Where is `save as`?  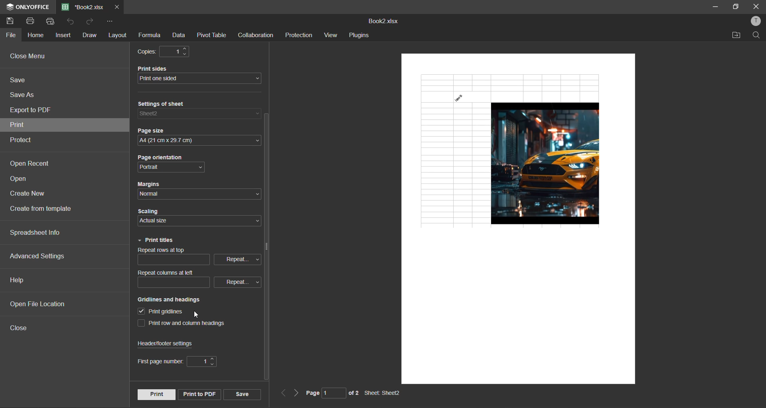
save as is located at coordinates (23, 96).